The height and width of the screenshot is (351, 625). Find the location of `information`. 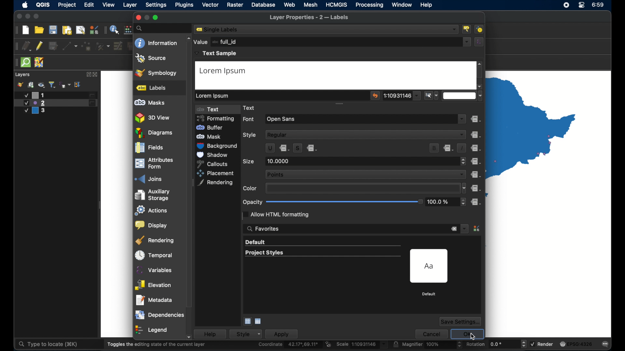

information is located at coordinates (156, 43).